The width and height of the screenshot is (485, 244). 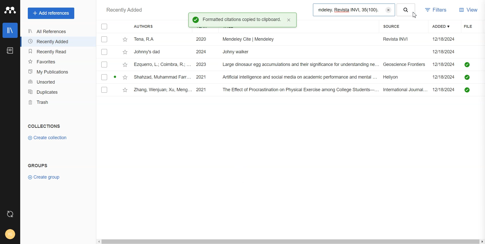 What do you see at coordinates (445, 90) in the screenshot?
I see `12/18/2024` at bounding box center [445, 90].